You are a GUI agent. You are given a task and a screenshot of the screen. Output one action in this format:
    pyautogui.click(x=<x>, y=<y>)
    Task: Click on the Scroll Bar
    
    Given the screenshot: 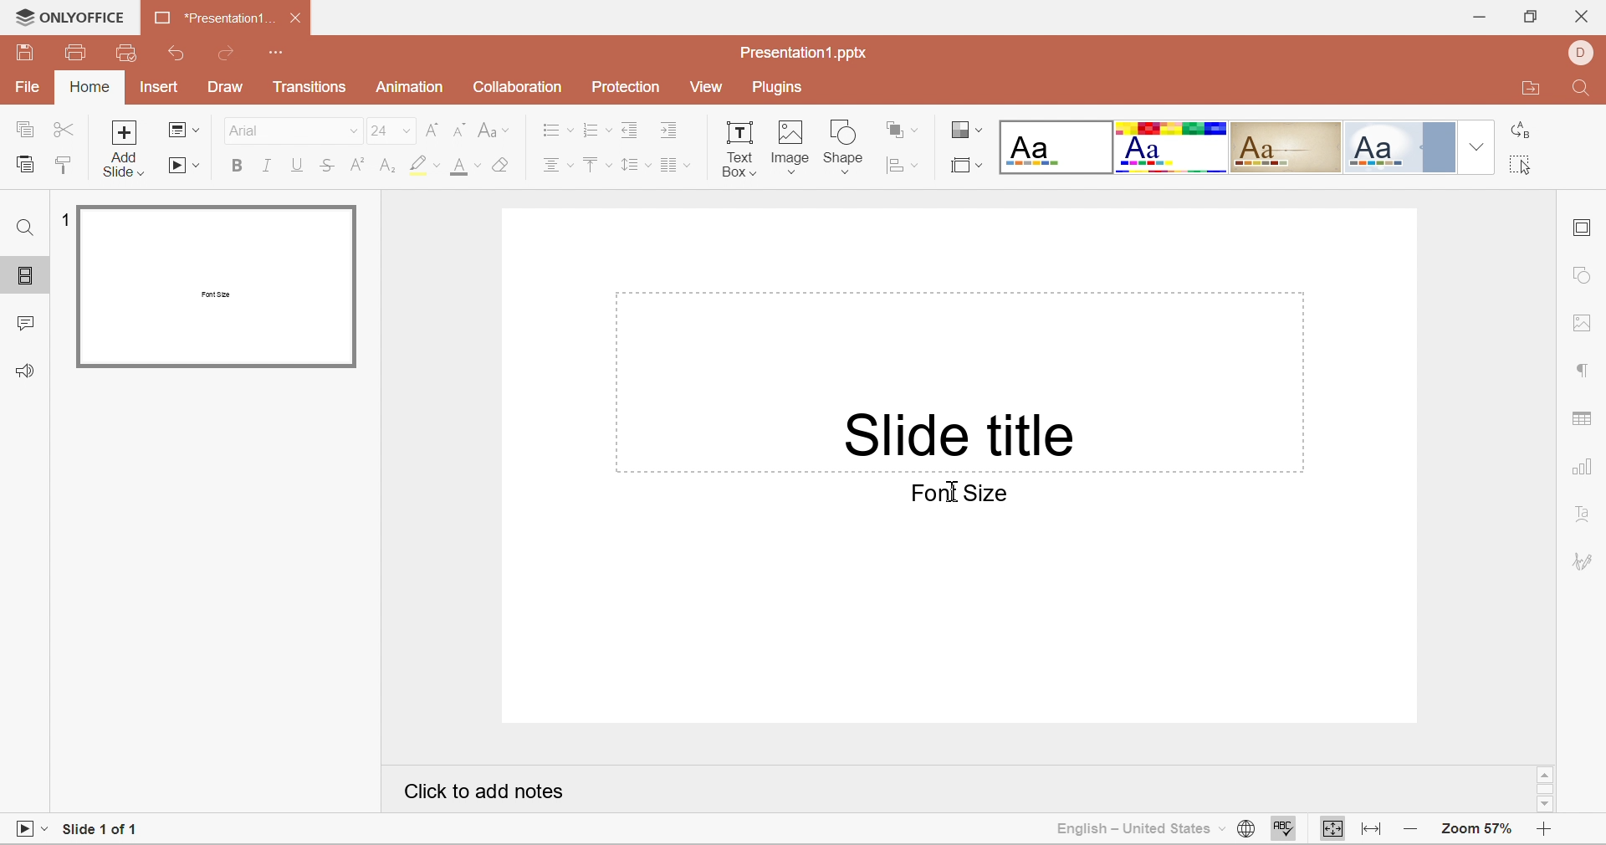 What is the action you would take?
    pyautogui.click(x=1544, y=787)
    